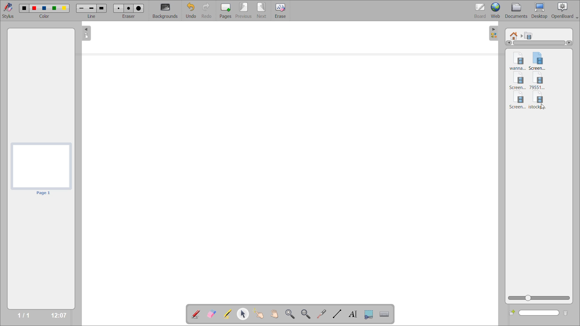 This screenshot has width=580, height=326. I want to click on next, so click(261, 10).